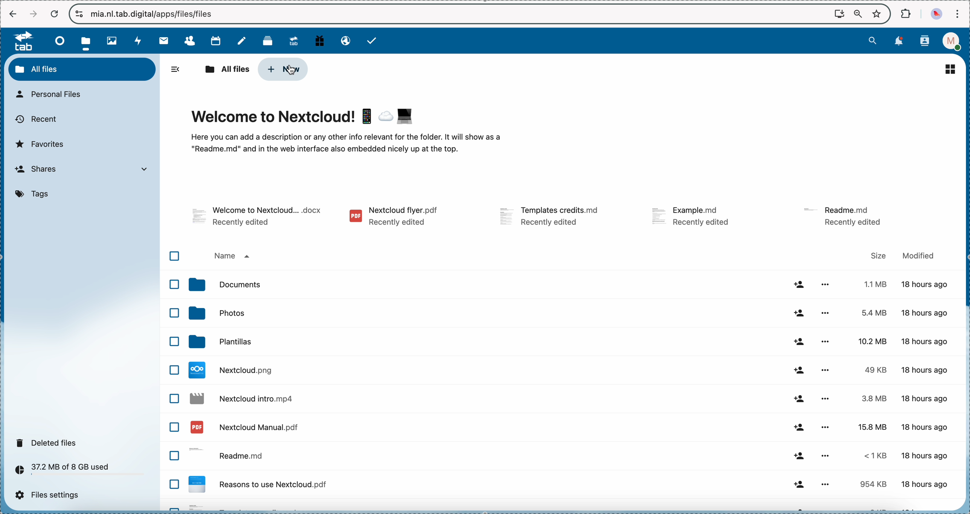 This screenshot has height=514, width=970. What do you see at coordinates (800, 399) in the screenshot?
I see `share` at bounding box center [800, 399].